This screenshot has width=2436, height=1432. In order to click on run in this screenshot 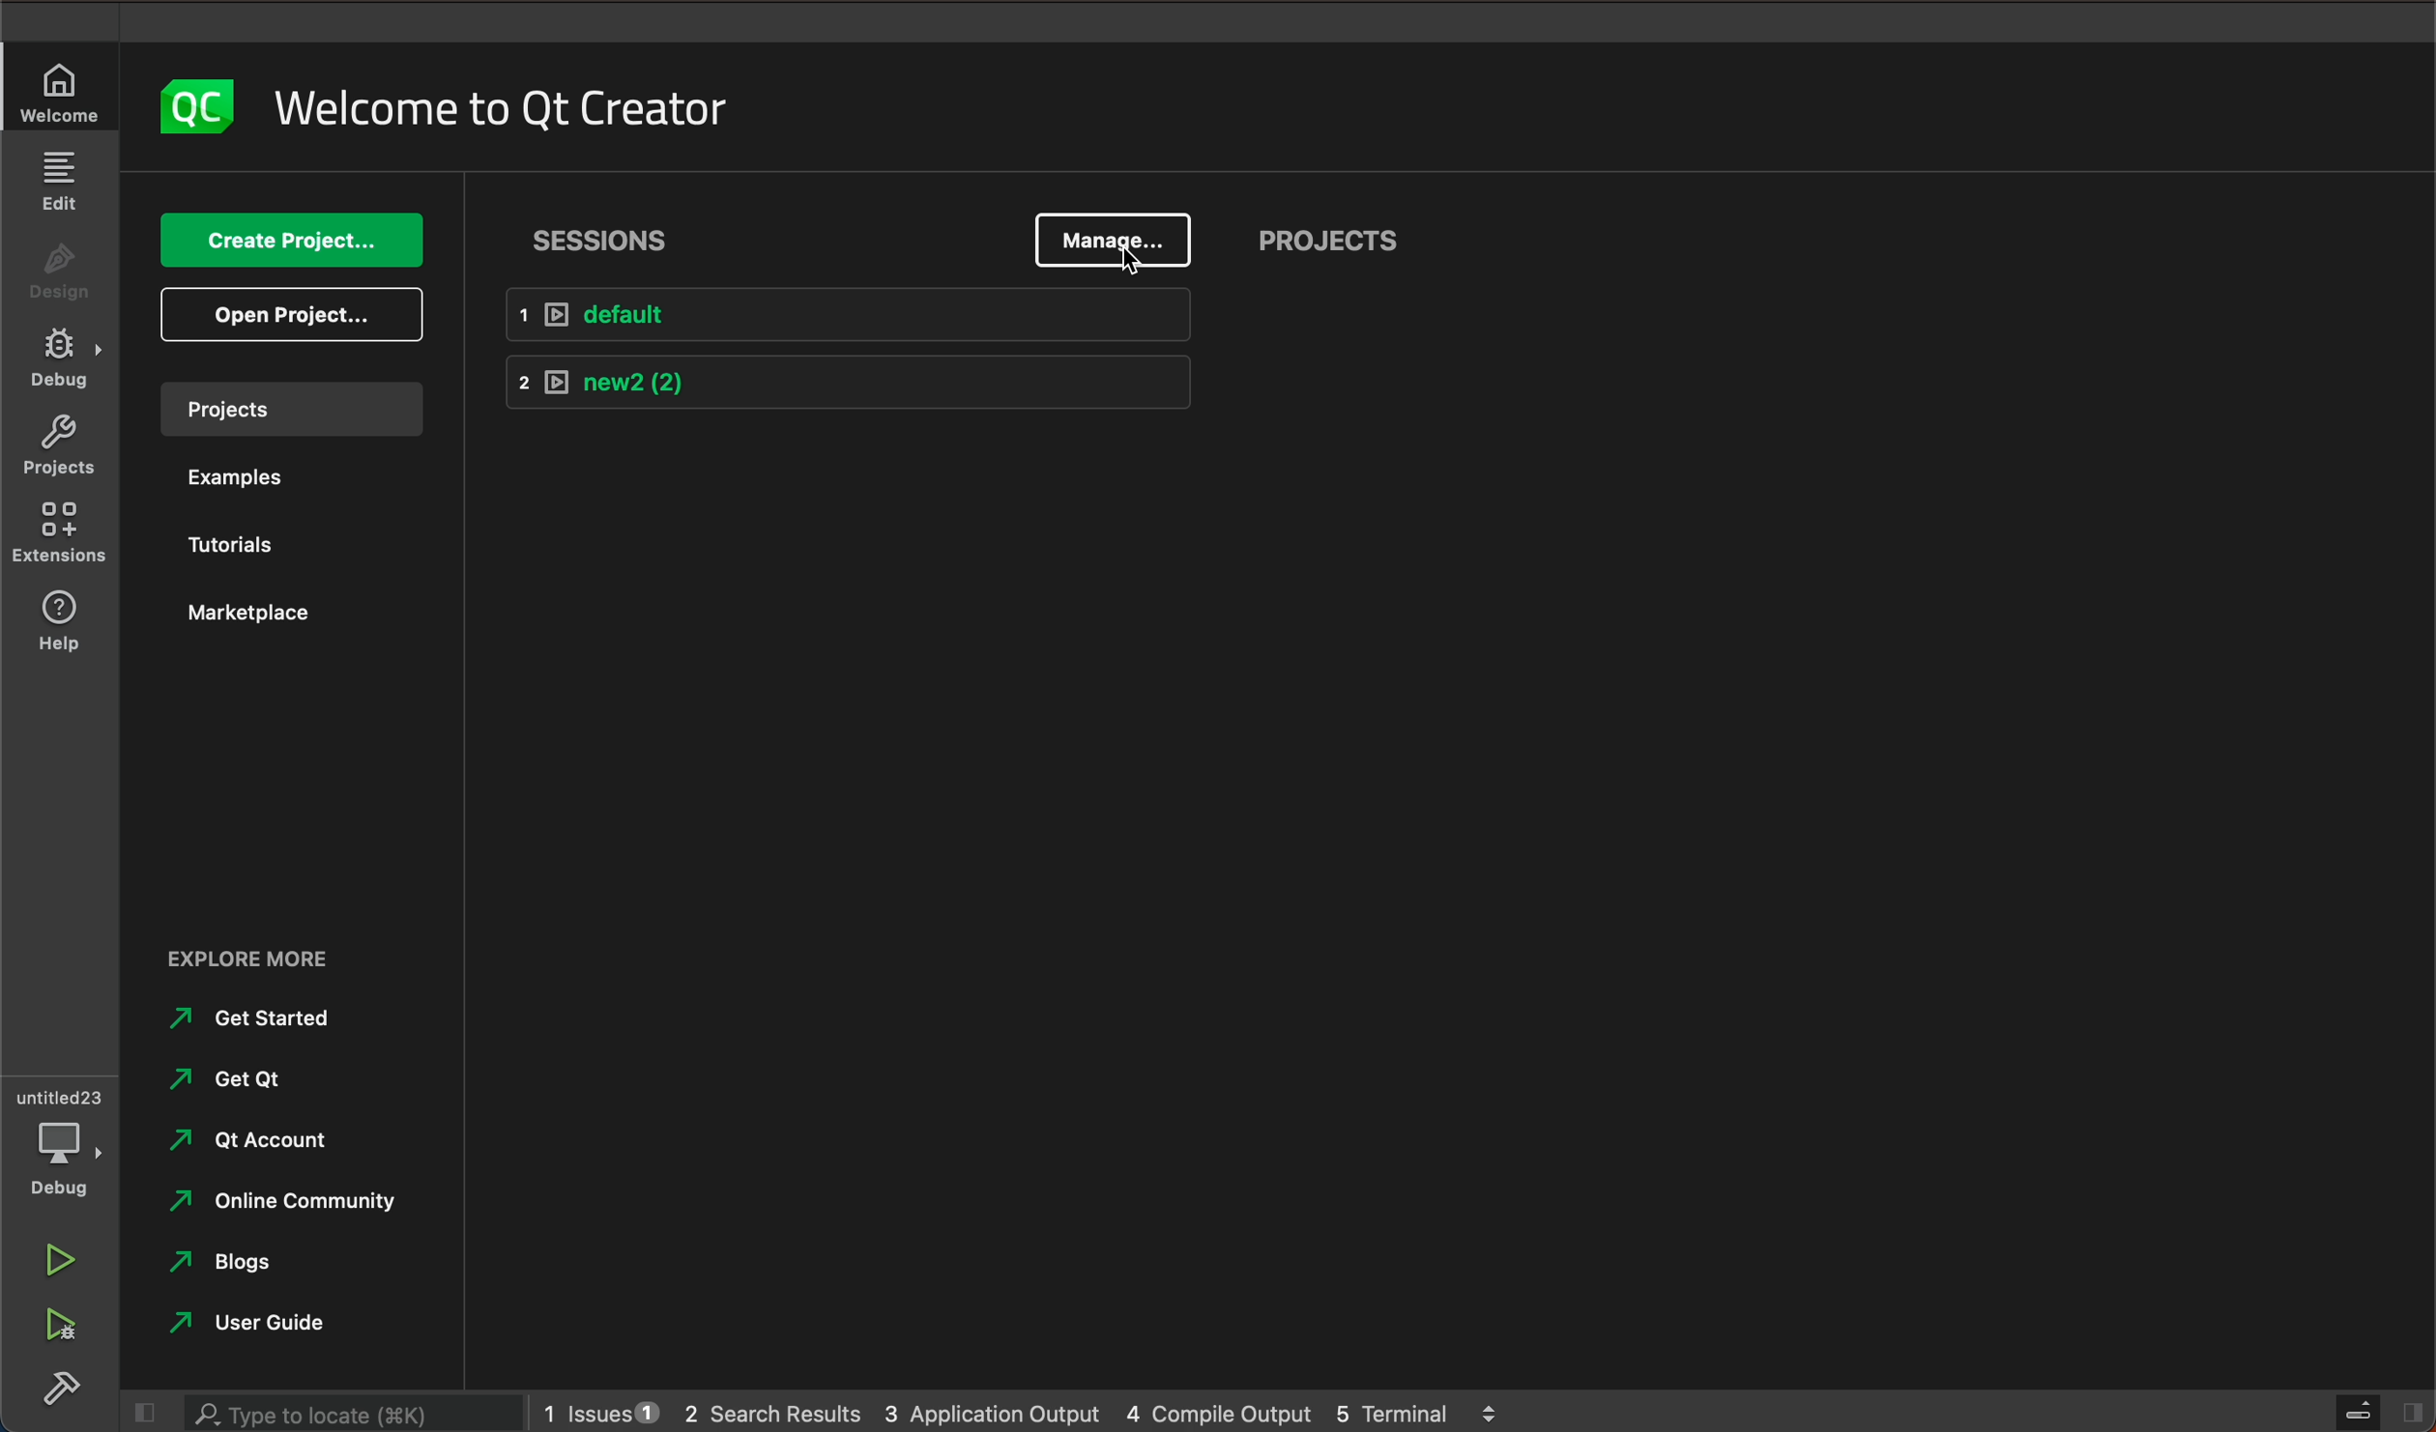, I will do `click(52, 1264)`.